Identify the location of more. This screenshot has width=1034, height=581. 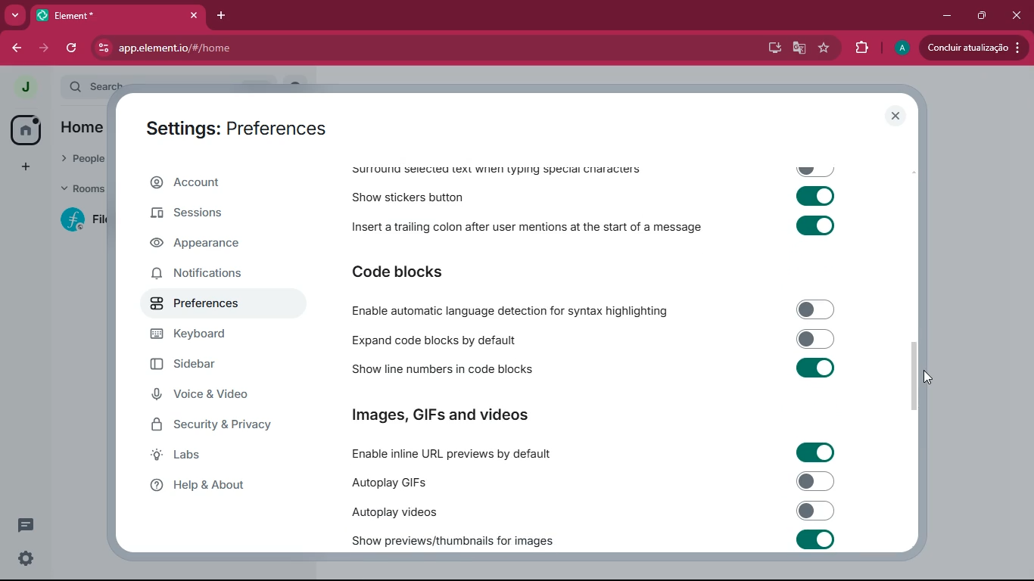
(14, 15).